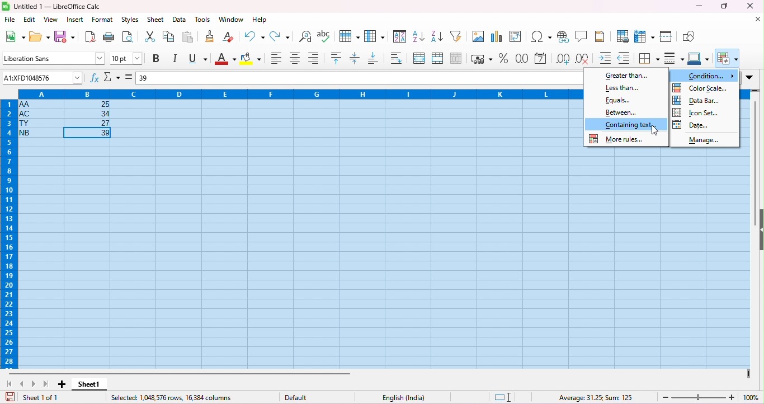  I want to click on font style, so click(53, 58).